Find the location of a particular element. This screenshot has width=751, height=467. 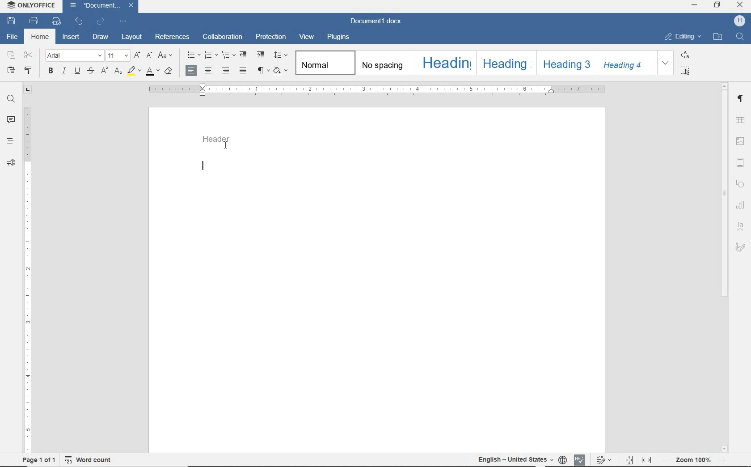

clear style is located at coordinates (169, 72).